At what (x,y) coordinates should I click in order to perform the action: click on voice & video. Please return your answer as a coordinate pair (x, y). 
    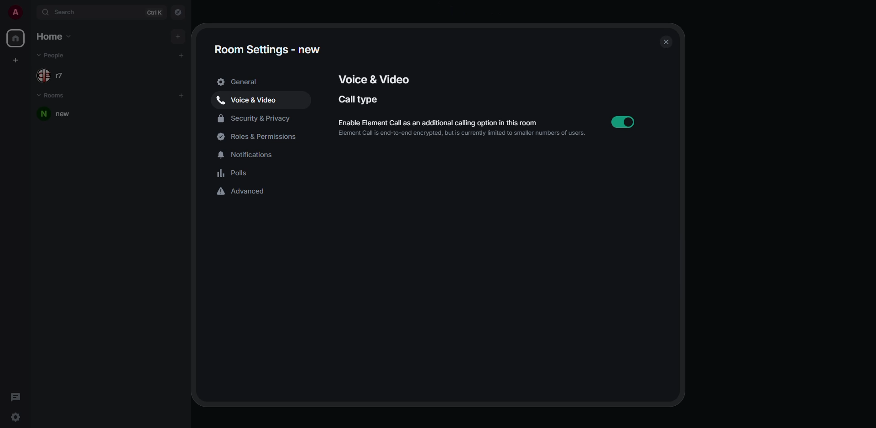
    Looking at the image, I should click on (374, 77).